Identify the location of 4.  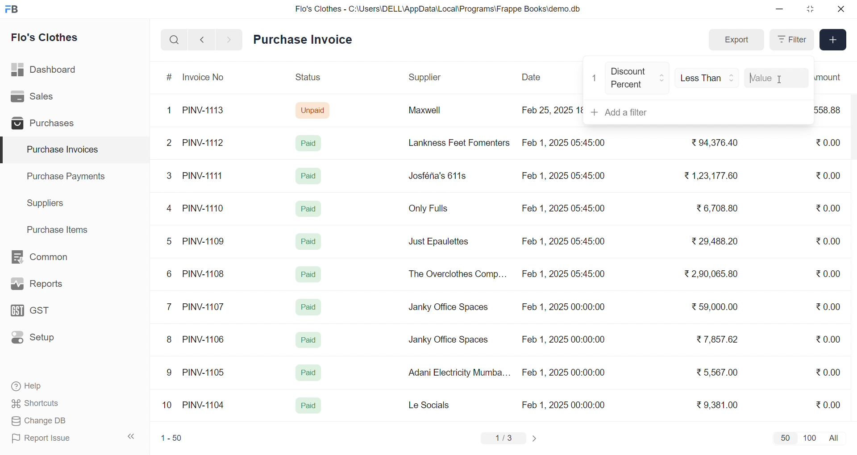
(171, 209).